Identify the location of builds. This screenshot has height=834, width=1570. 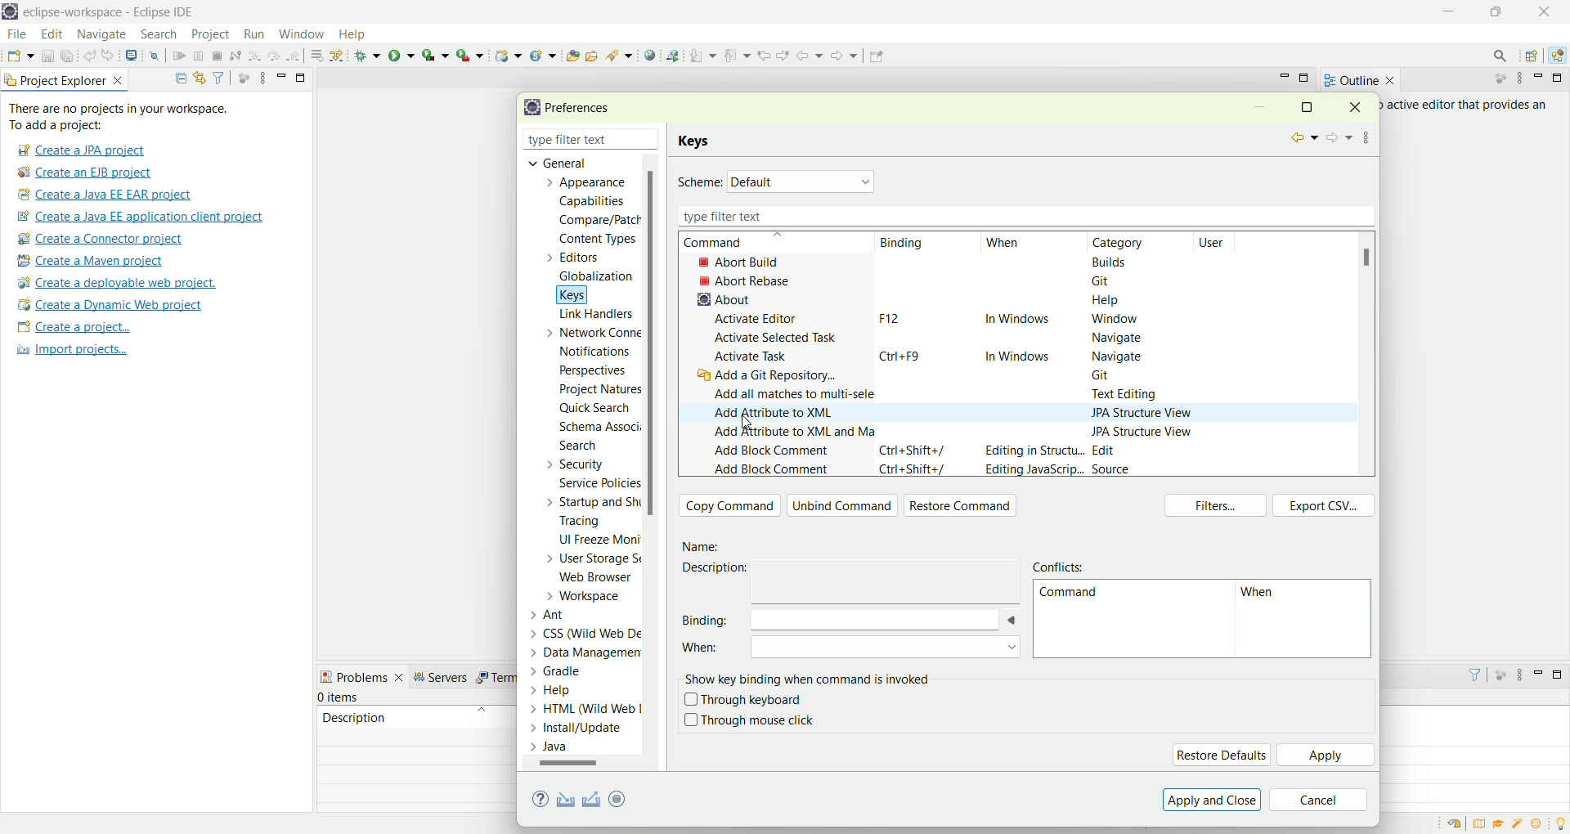
(1110, 262).